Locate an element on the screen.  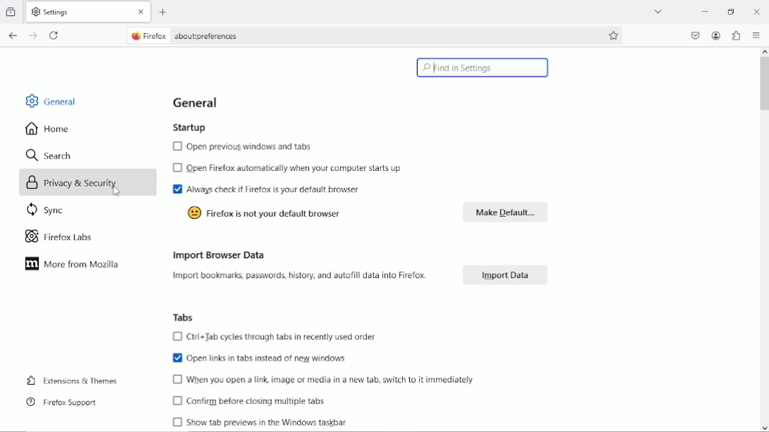
save to pocket is located at coordinates (695, 35).